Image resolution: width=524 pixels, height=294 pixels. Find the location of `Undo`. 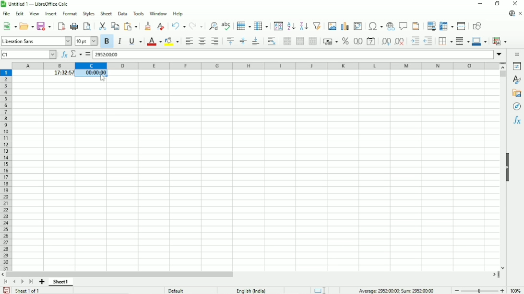

Undo is located at coordinates (178, 26).